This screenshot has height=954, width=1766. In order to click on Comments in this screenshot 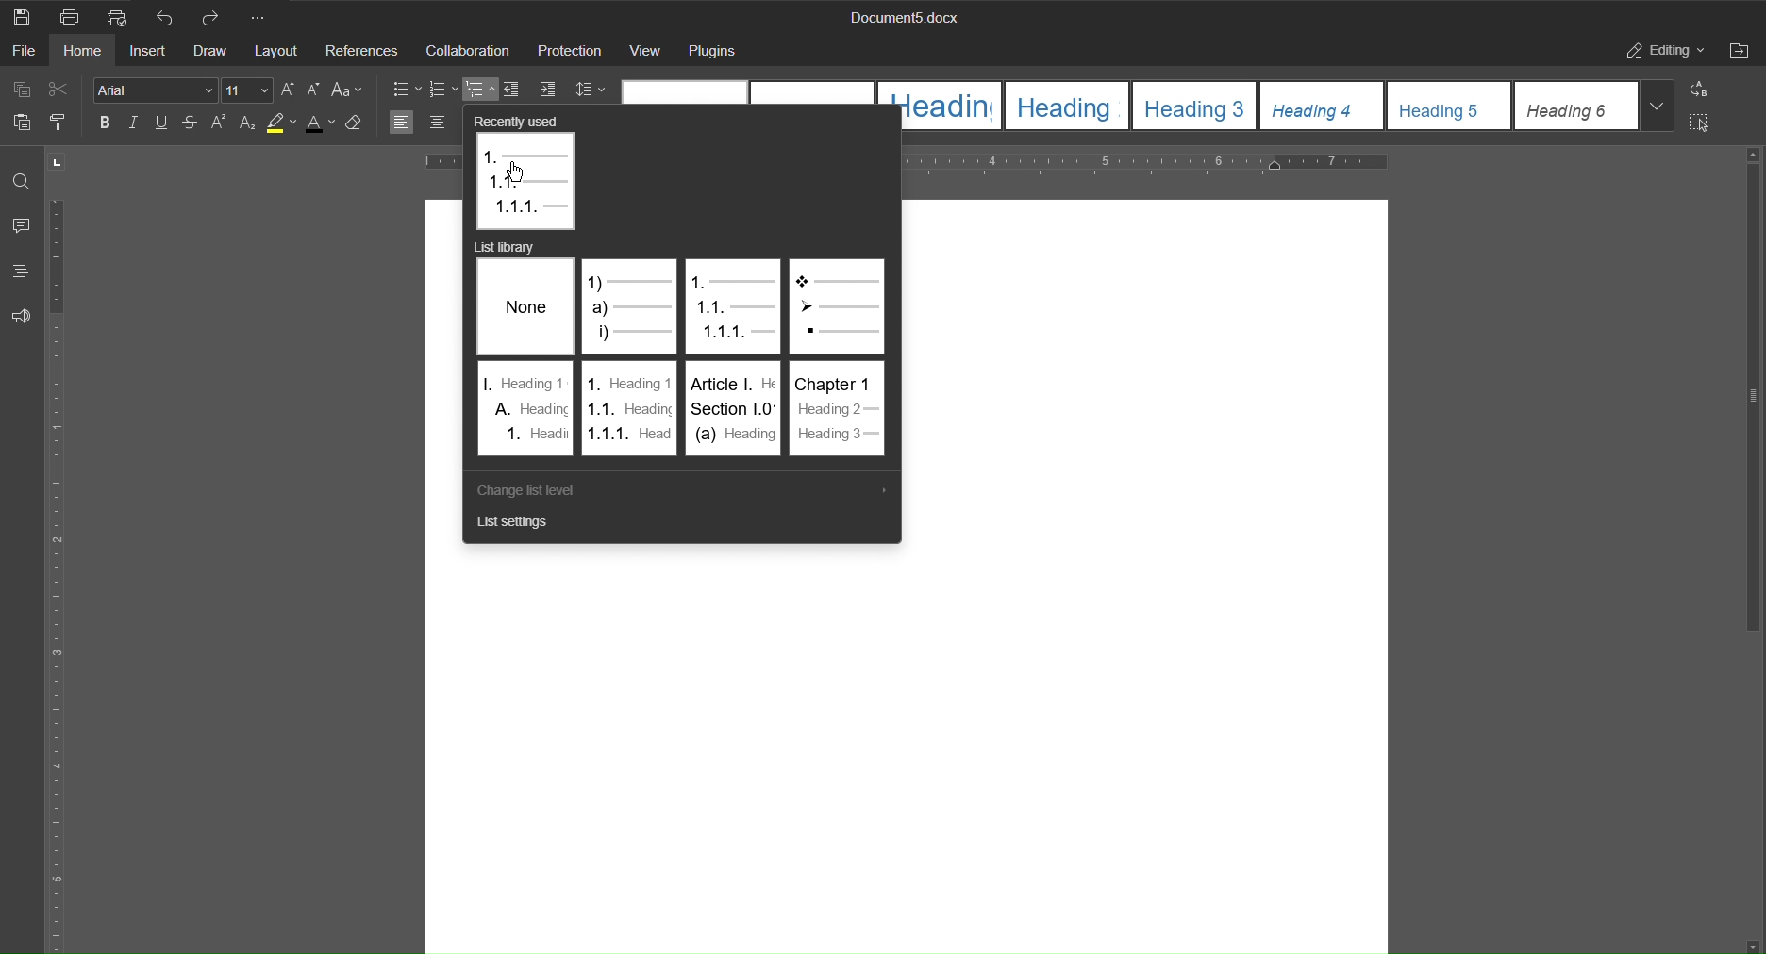, I will do `click(24, 228)`.